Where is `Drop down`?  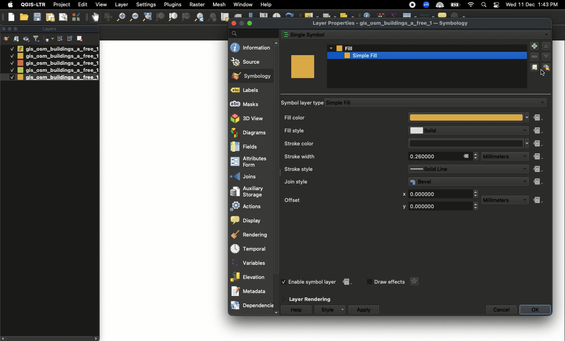
Drop down is located at coordinates (476, 194).